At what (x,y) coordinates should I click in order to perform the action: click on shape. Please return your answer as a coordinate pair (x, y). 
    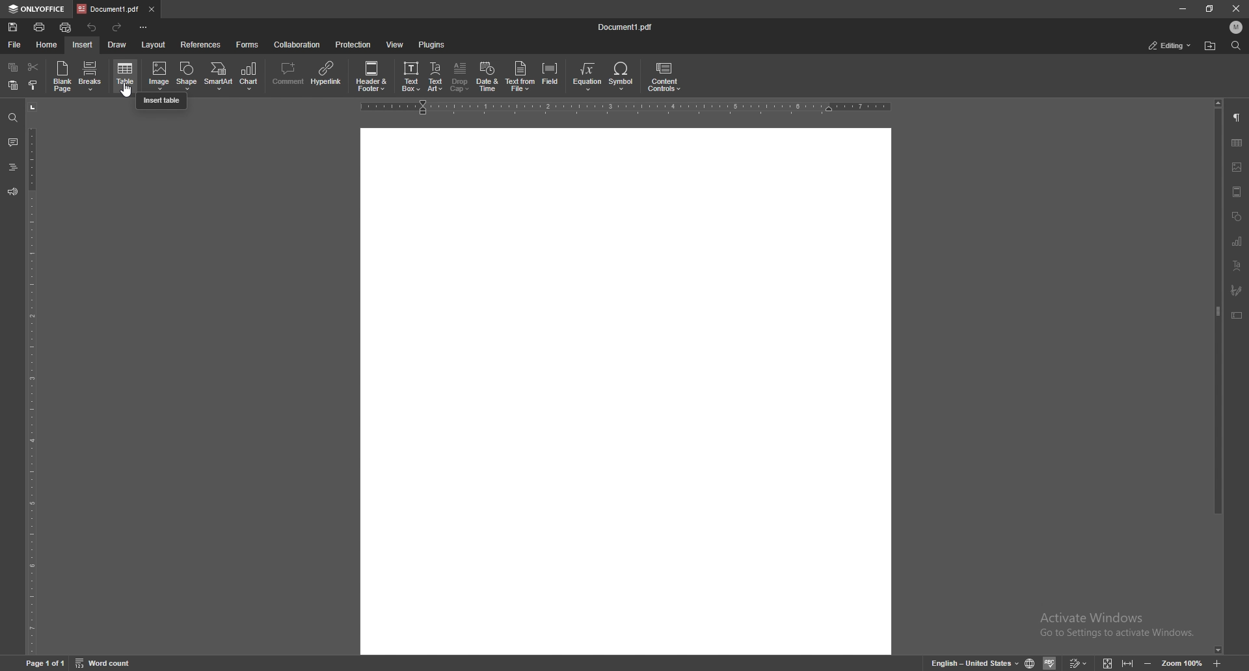
    Looking at the image, I should click on (189, 75).